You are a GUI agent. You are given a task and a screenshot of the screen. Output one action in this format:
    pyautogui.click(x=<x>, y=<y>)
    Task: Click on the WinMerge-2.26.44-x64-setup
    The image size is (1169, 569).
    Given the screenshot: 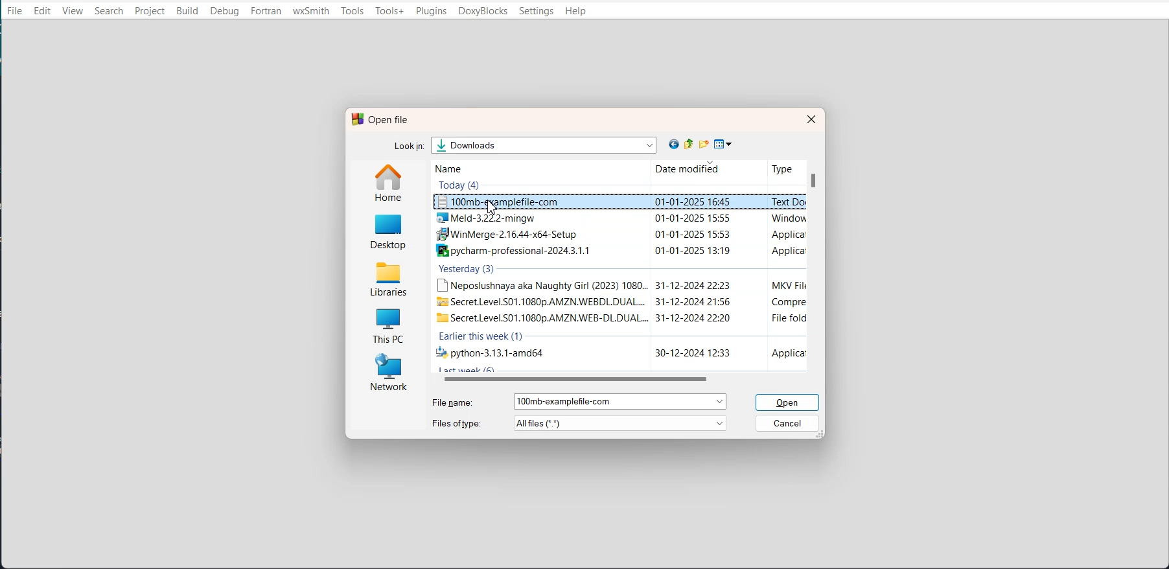 What is the action you would take?
    pyautogui.click(x=617, y=236)
    